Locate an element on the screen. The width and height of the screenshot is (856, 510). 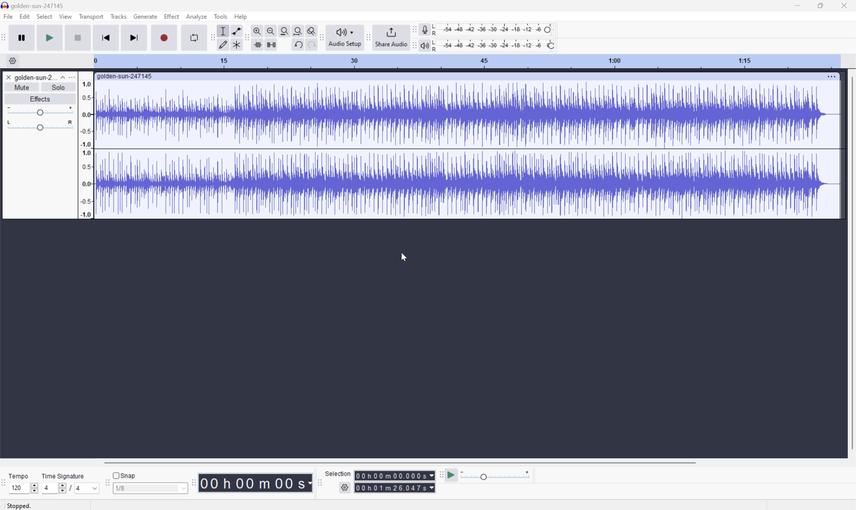
Frequencies is located at coordinates (86, 149).